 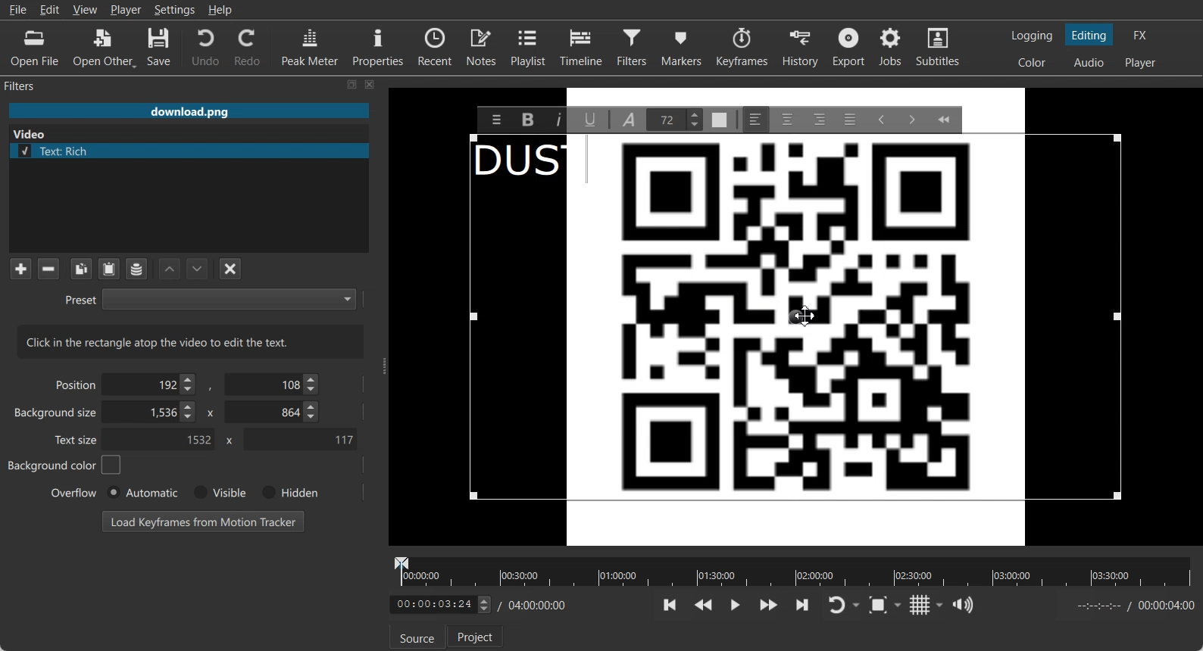 What do you see at coordinates (1132, 606) in the screenshot?
I see `End time ` at bounding box center [1132, 606].